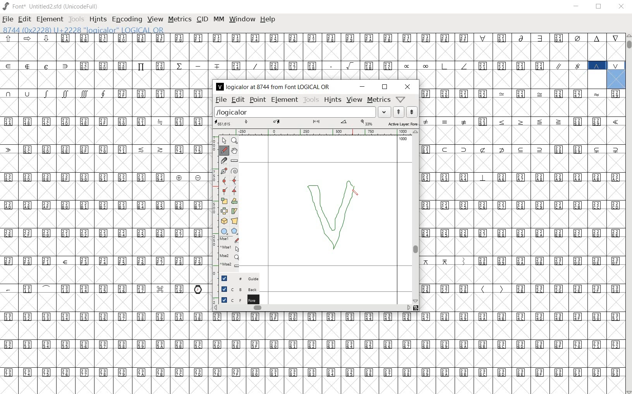  I want to click on metrics, so click(379, 99).